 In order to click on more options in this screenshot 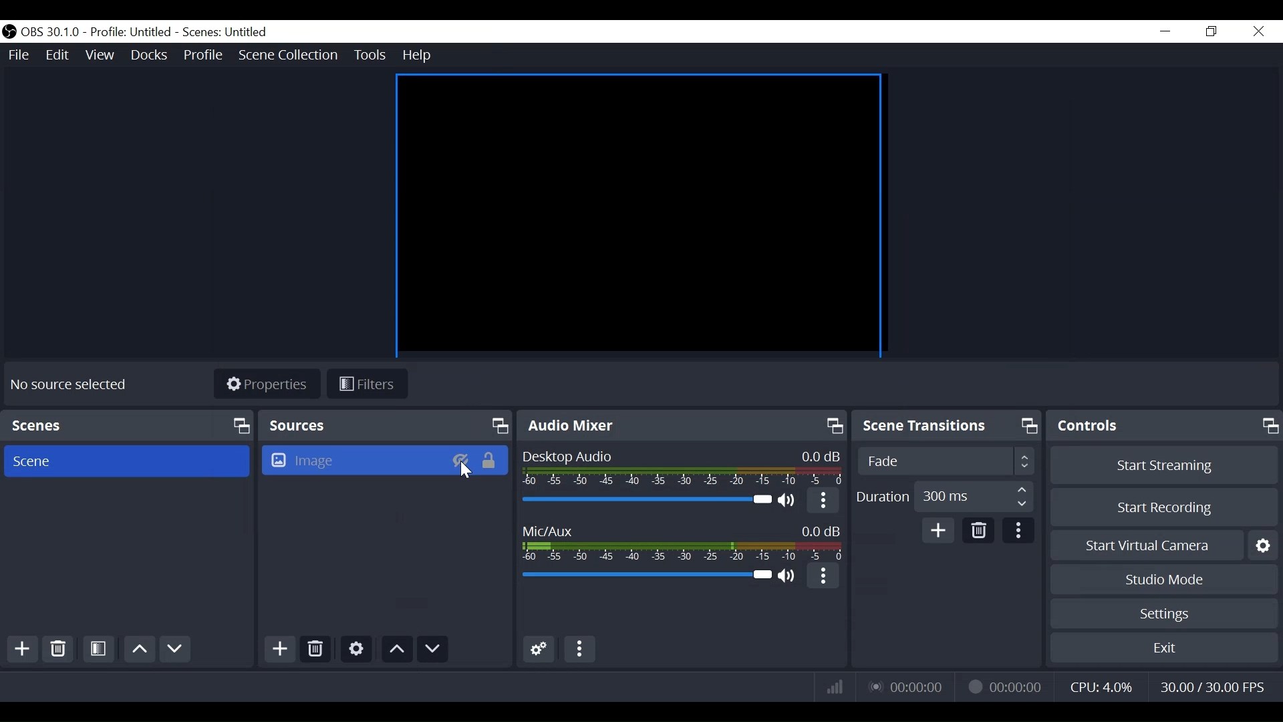, I will do `click(824, 578)`.